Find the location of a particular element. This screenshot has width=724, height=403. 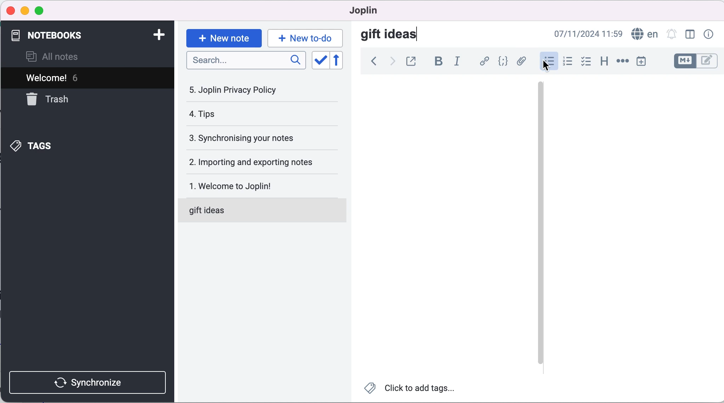

gift ideas is located at coordinates (390, 35).